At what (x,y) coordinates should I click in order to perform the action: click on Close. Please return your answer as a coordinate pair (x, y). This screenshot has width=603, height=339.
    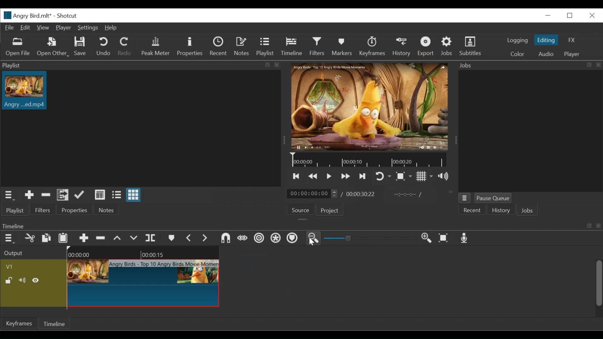
    Looking at the image, I should click on (592, 16).